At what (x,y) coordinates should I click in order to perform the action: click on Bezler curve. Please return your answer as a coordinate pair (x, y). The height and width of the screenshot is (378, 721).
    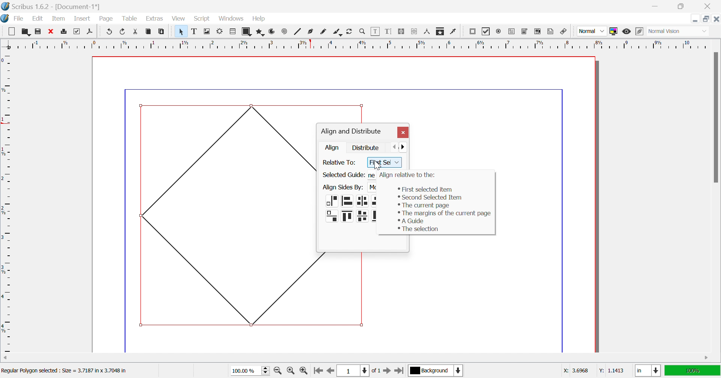
    Looking at the image, I should click on (311, 31).